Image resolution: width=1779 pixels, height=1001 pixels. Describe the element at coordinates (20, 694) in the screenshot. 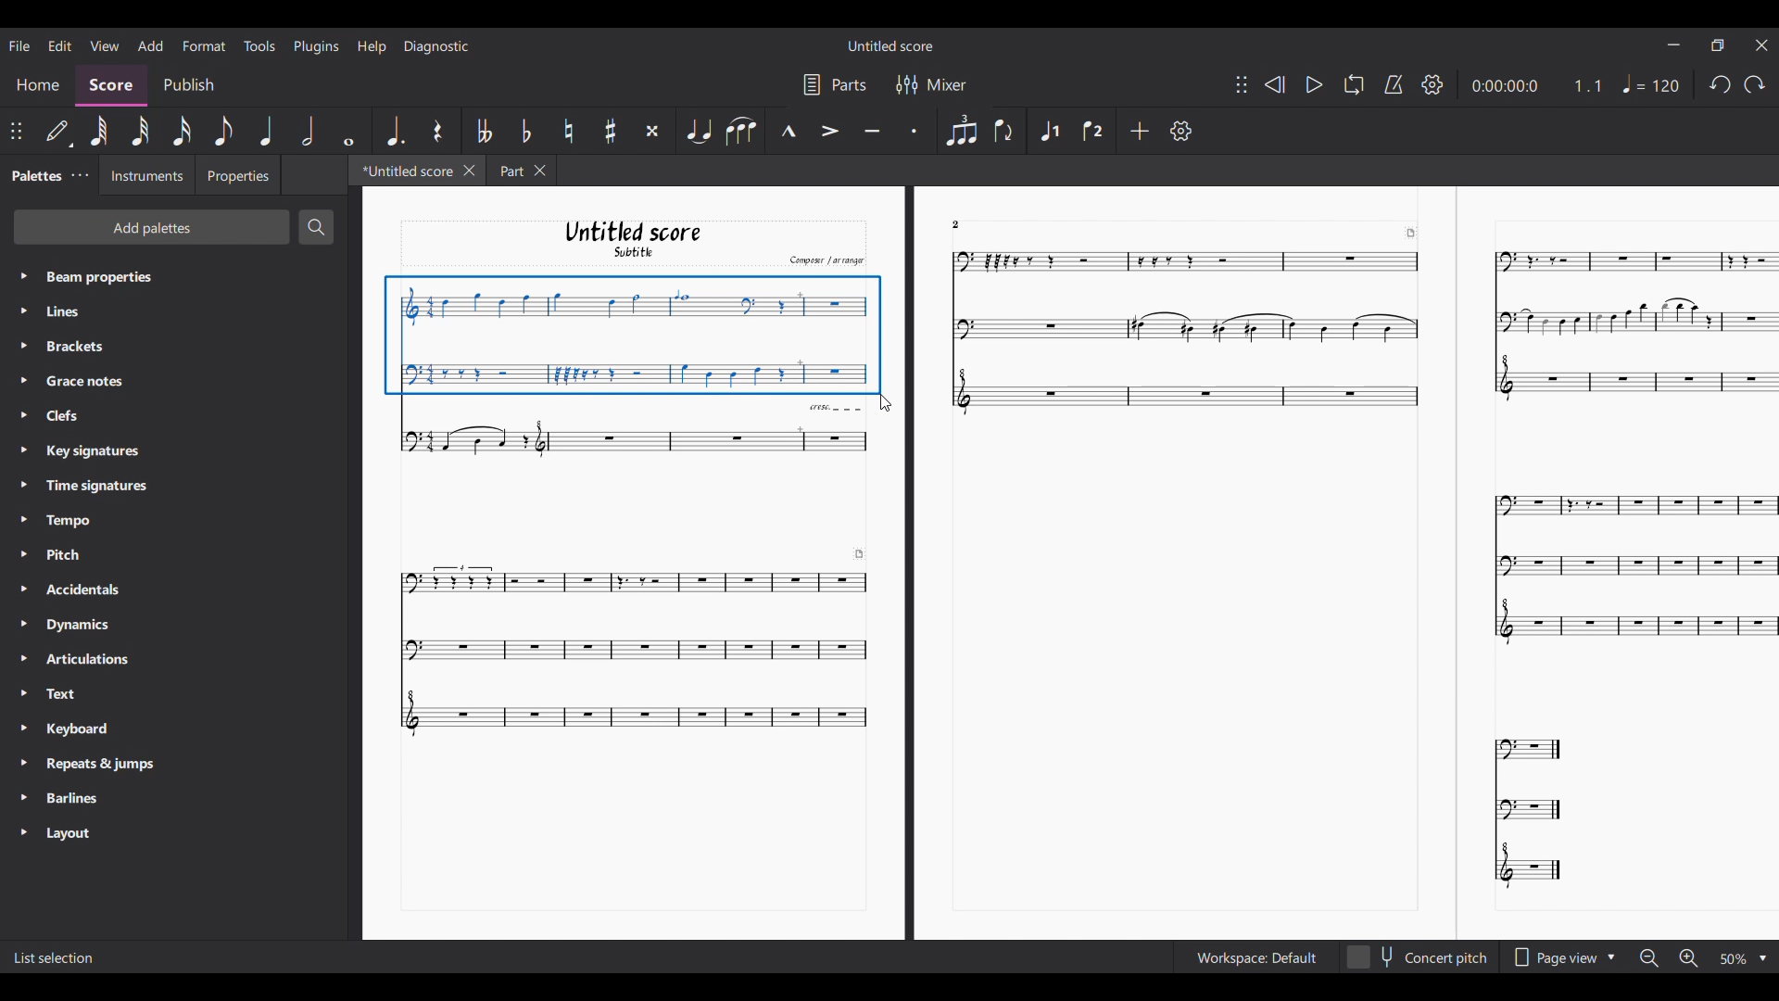

I see `` at that location.